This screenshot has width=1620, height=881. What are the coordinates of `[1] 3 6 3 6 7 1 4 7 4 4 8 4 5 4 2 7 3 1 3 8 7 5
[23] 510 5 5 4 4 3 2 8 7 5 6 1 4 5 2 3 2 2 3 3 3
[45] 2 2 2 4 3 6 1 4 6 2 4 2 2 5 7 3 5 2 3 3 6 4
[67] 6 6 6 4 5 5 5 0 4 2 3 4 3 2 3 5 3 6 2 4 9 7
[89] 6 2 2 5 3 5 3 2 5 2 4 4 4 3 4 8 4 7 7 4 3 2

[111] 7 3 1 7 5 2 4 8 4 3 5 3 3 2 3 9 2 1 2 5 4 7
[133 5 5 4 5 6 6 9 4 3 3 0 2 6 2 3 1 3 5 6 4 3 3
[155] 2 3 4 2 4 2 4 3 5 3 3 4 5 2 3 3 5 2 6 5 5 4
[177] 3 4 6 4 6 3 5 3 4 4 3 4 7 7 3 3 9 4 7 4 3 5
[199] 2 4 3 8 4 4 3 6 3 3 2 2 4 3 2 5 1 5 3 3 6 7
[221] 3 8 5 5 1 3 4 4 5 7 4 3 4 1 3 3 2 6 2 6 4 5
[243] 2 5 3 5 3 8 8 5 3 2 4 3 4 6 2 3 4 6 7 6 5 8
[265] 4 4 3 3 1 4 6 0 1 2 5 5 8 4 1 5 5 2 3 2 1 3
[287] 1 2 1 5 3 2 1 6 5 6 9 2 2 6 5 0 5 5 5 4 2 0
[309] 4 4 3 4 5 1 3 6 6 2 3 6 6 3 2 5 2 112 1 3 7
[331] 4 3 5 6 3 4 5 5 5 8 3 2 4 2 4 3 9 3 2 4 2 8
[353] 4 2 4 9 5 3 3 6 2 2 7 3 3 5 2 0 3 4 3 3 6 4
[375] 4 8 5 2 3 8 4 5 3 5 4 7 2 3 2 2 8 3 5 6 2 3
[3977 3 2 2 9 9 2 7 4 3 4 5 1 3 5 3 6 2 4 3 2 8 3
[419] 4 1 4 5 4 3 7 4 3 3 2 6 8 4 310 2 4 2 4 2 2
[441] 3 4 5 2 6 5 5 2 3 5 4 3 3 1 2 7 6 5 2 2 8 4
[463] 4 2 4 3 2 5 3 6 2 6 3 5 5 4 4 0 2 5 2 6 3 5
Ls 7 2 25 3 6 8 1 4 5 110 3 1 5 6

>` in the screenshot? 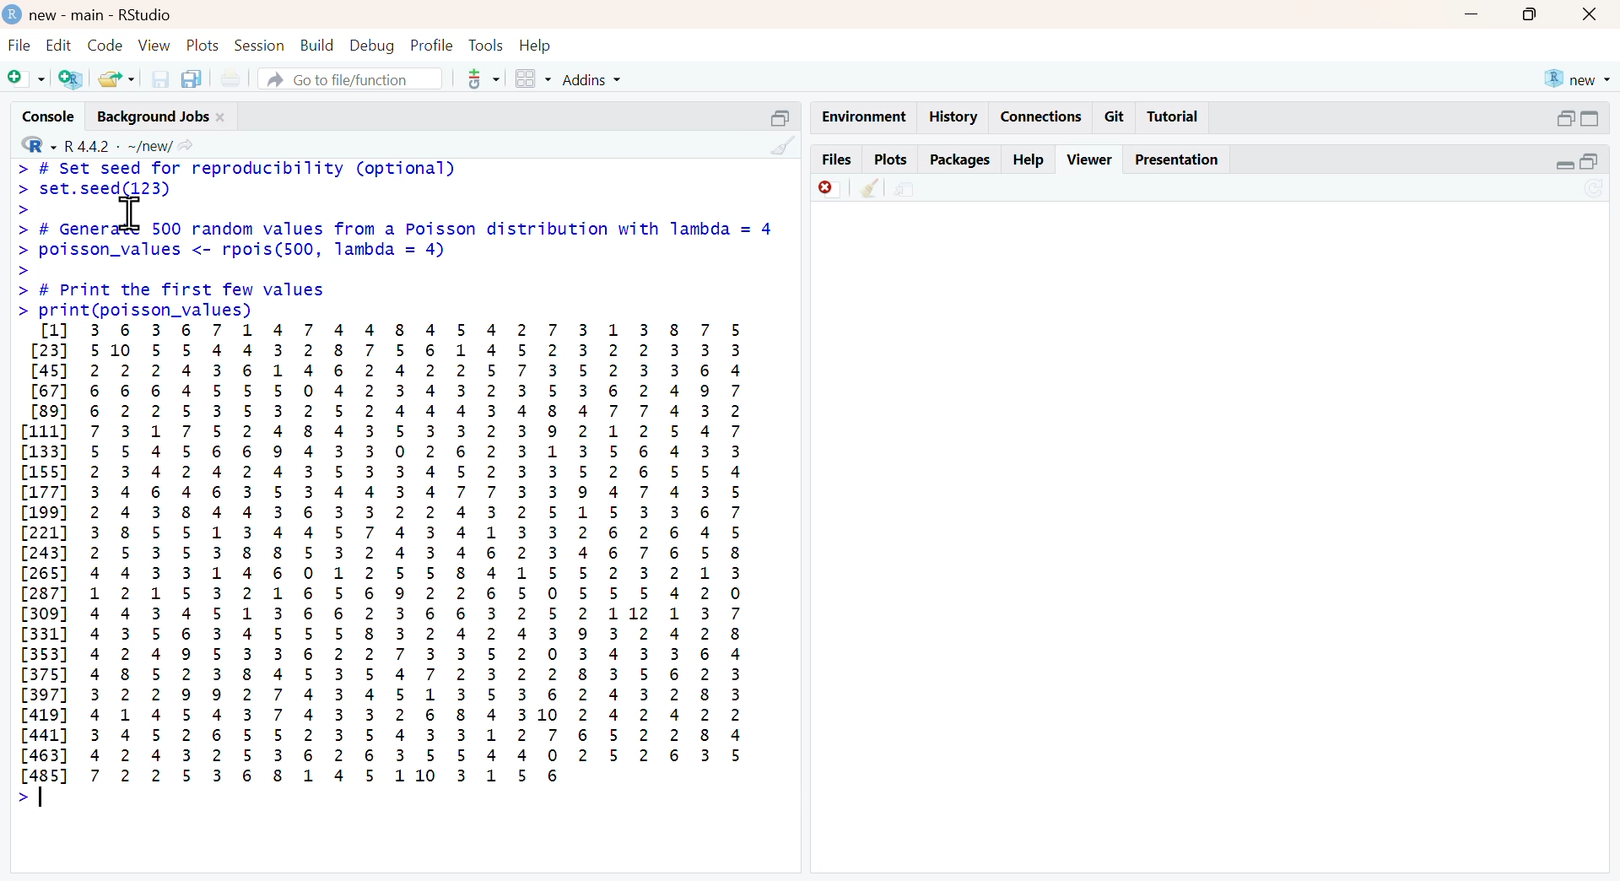 It's located at (382, 565).